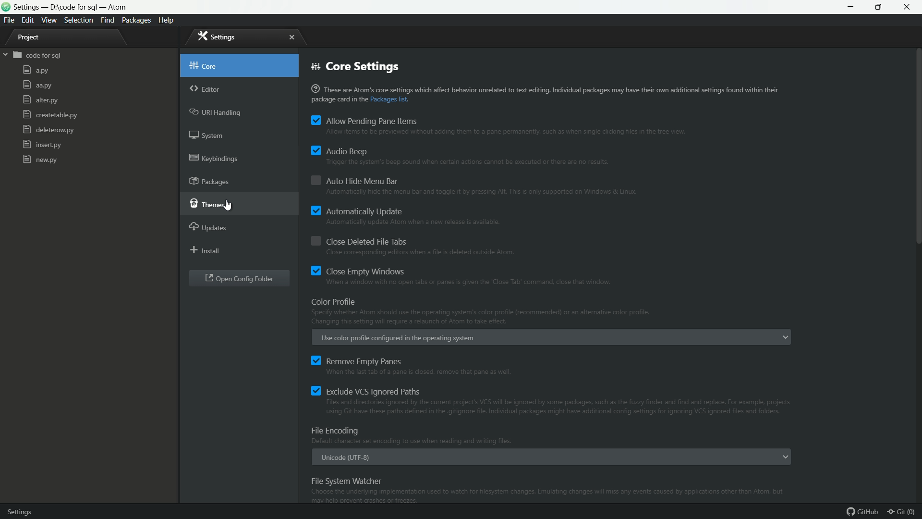 This screenshot has width=922, height=519. What do you see at coordinates (49, 20) in the screenshot?
I see `view menu` at bounding box center [49, 20].